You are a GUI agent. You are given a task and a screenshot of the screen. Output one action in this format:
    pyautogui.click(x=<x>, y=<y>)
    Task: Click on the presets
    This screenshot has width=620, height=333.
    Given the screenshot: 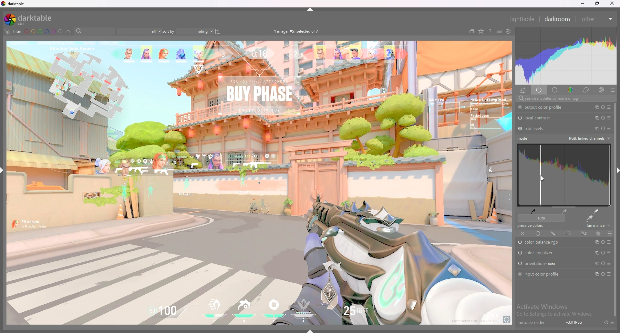 What is the action you would take?
    pyautogui.click(x=609, y=117)
    